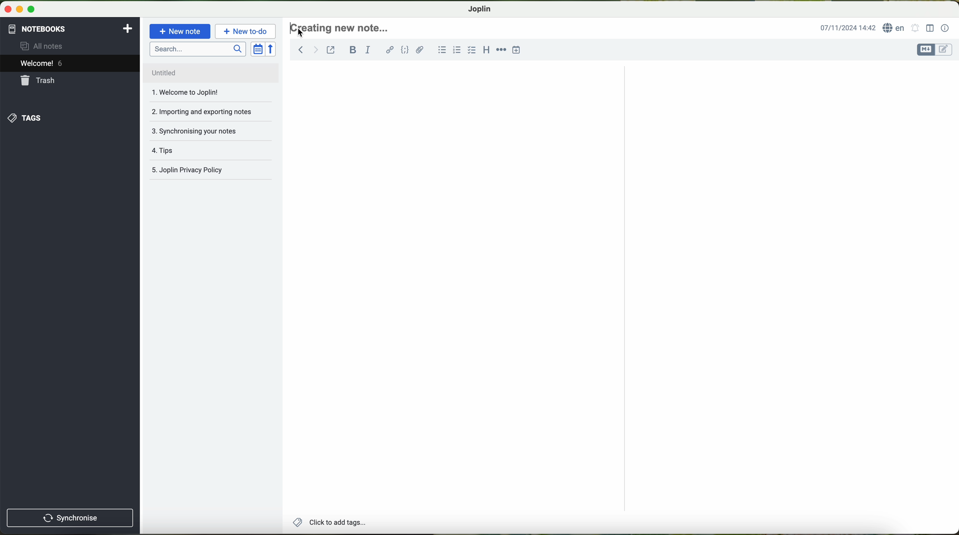 The image size is (959, 535). What do you see at coordinates (71, 28) in the screenshot?
I see `notebooks` at bounding box center [71, 28].